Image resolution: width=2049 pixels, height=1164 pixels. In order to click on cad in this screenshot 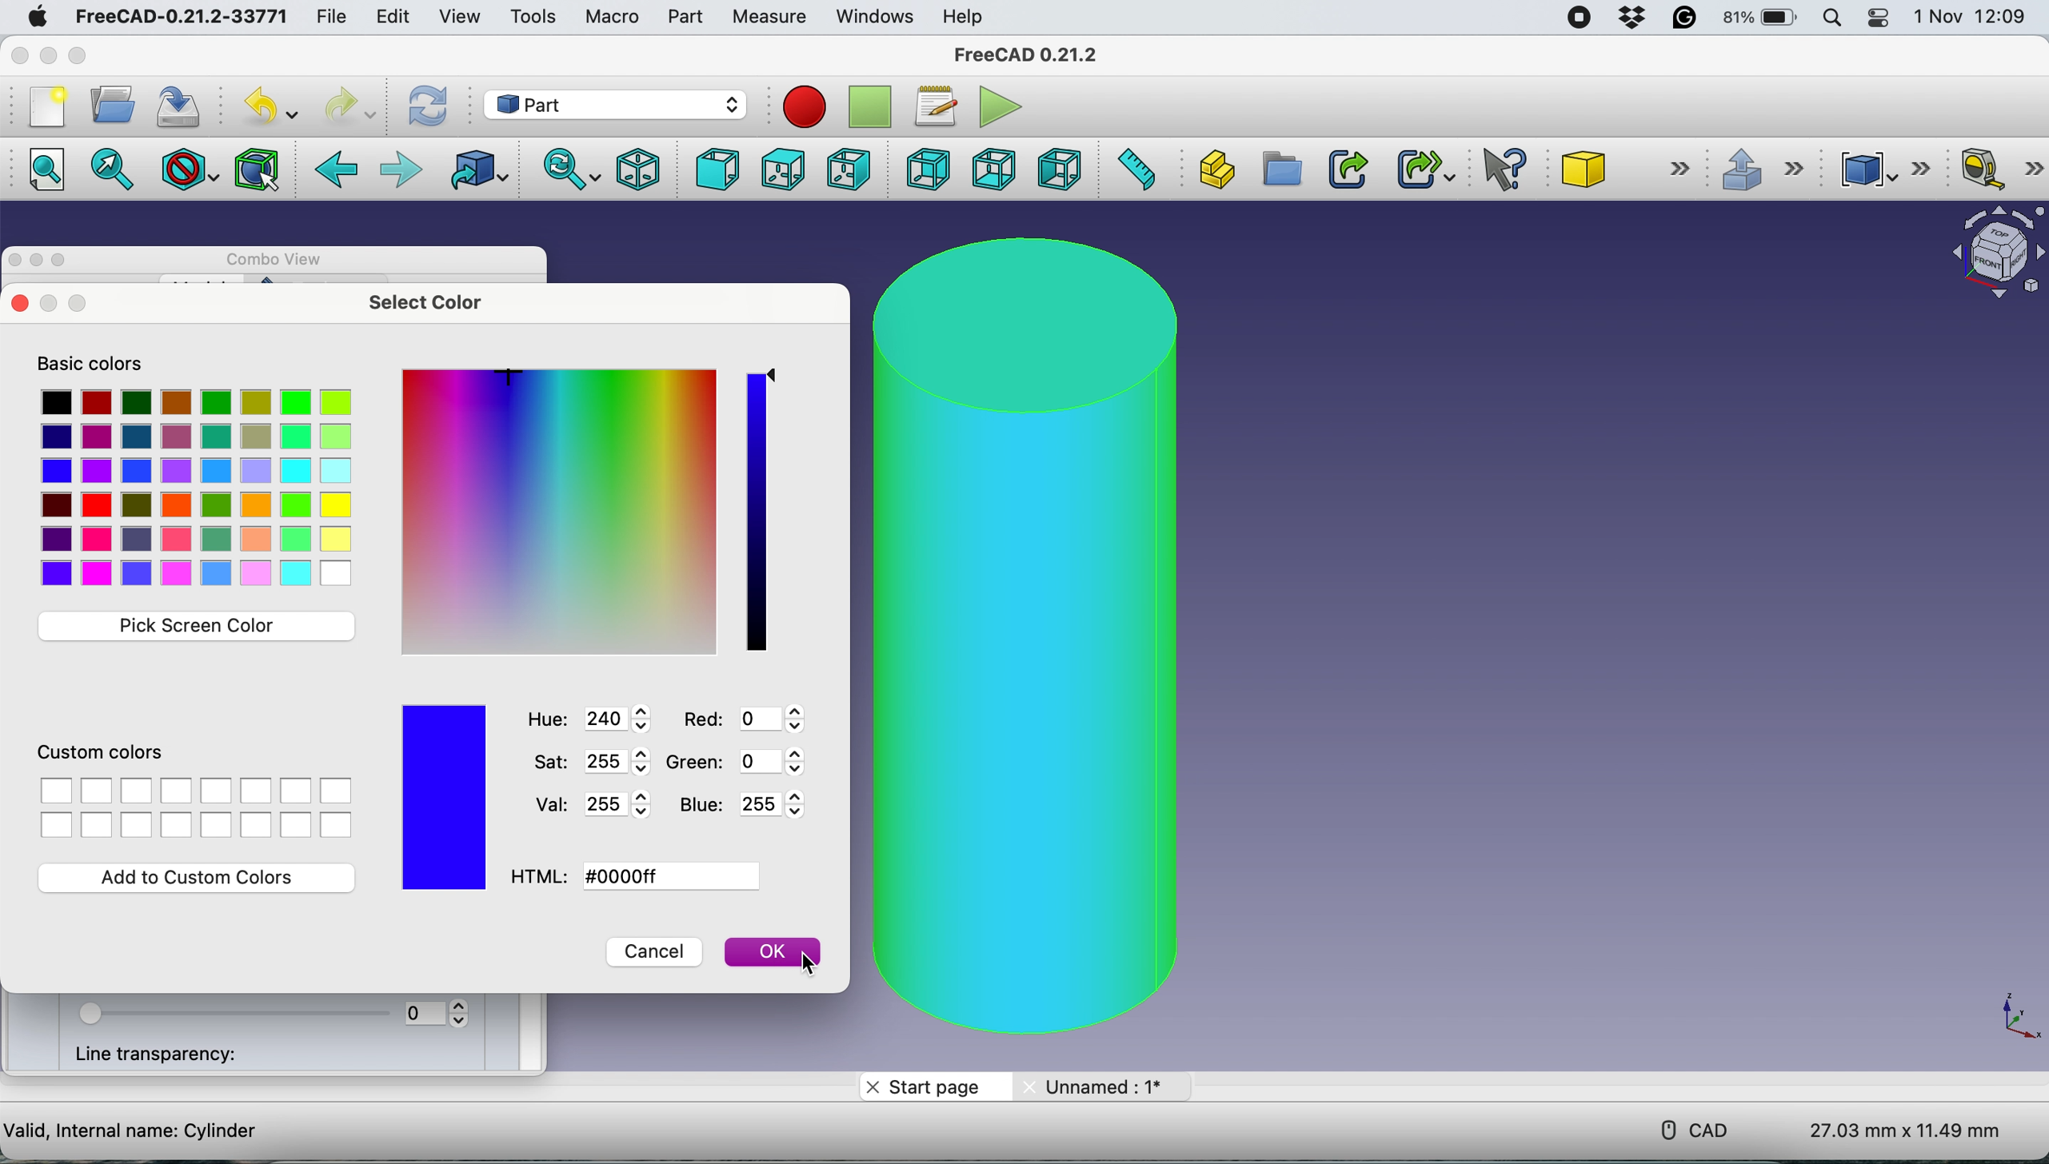, I will do `click(1695, 1128)`.